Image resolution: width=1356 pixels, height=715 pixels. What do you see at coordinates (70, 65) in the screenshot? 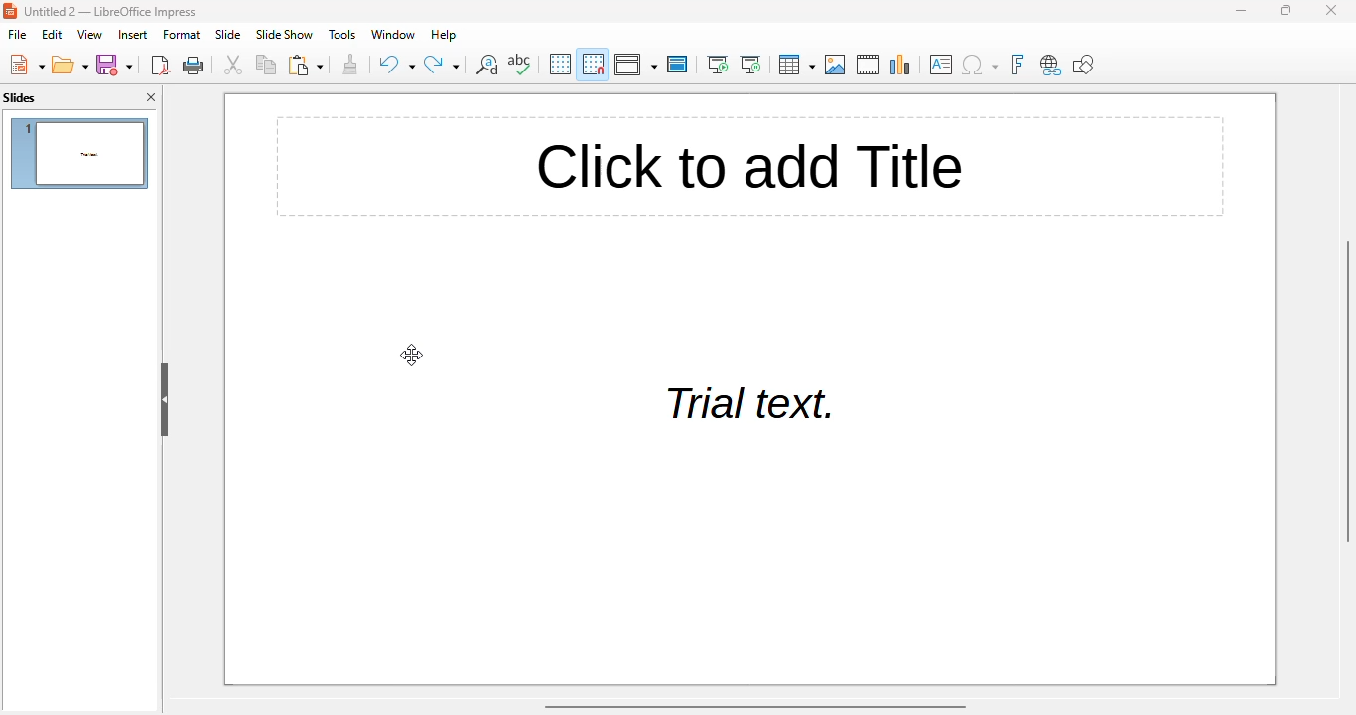
I see `open` at bounding box center [70, 65].